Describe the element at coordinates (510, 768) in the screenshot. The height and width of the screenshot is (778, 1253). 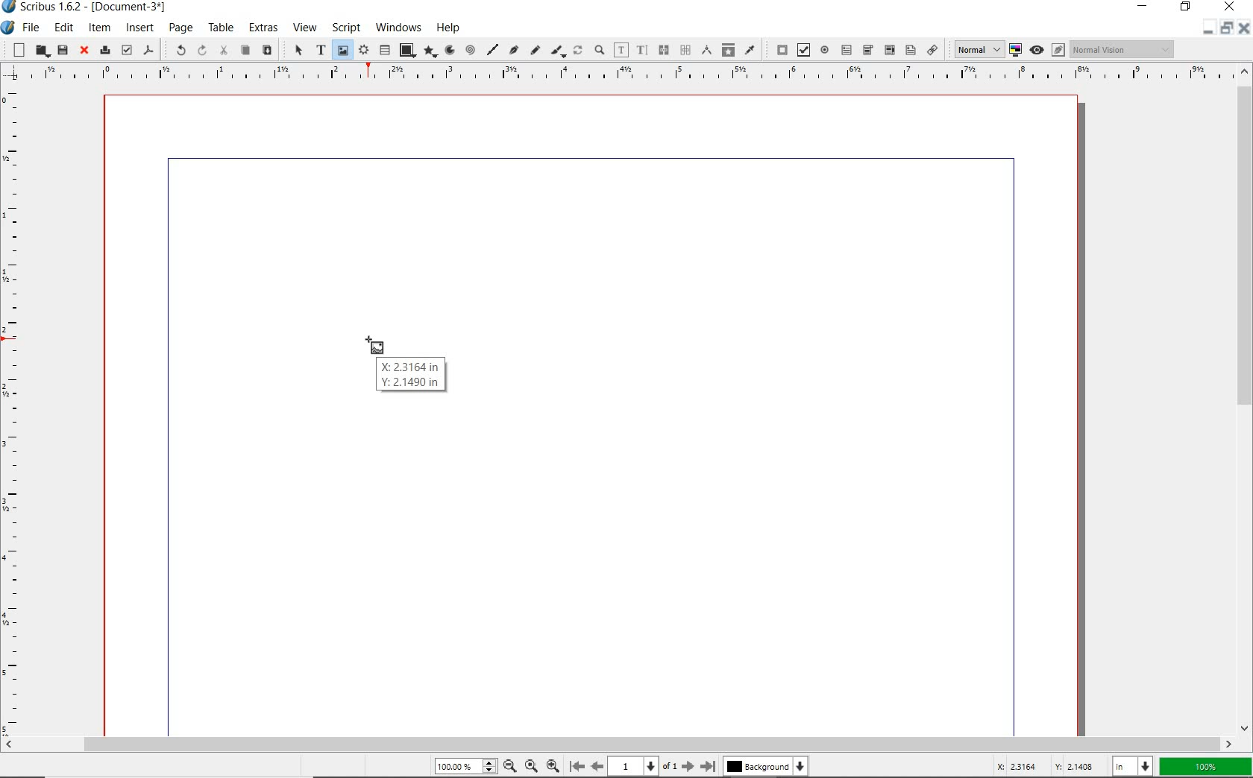
I see `zoom out` at that location.